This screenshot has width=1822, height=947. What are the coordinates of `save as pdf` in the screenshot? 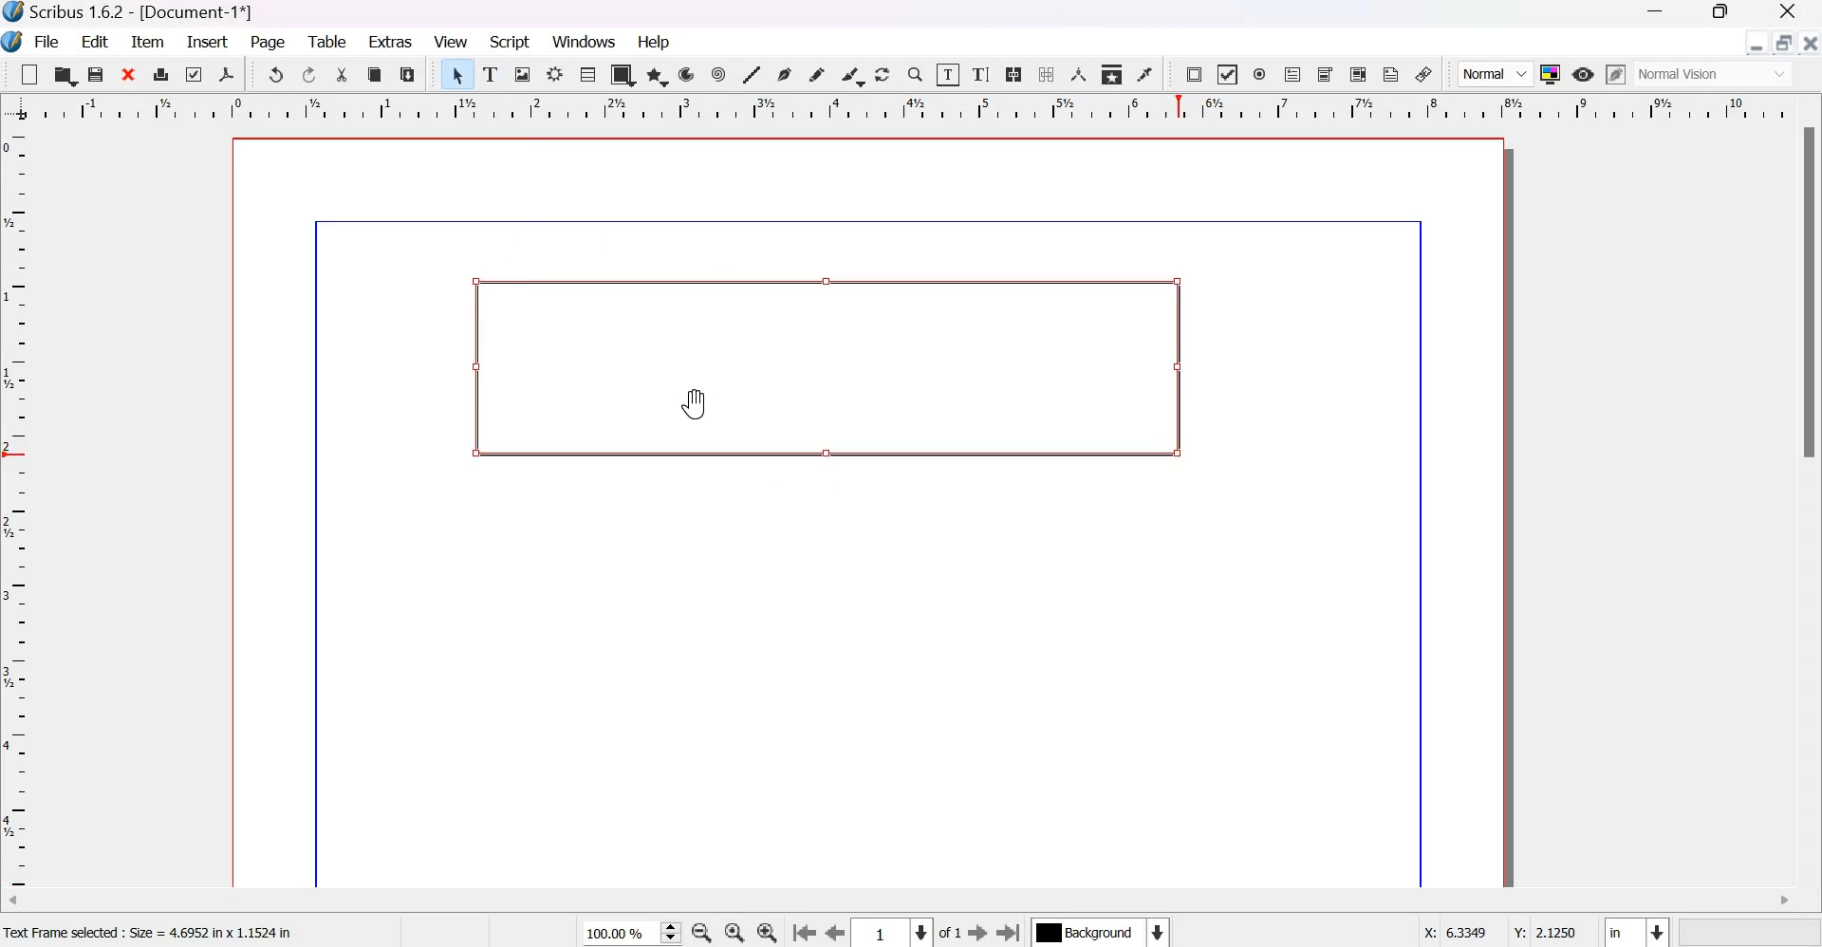 It's located at (226, 74).